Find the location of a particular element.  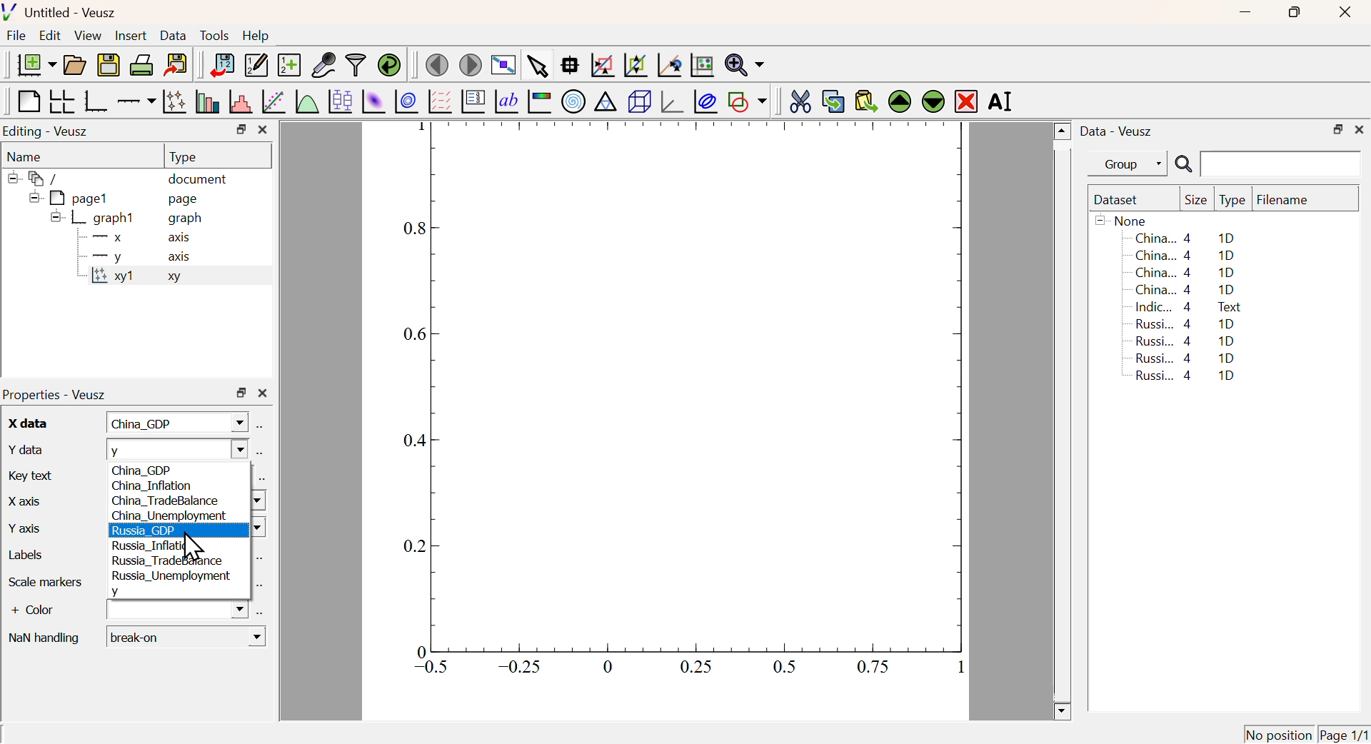

Click to reset graph axes is located at coordinates (667, 66).